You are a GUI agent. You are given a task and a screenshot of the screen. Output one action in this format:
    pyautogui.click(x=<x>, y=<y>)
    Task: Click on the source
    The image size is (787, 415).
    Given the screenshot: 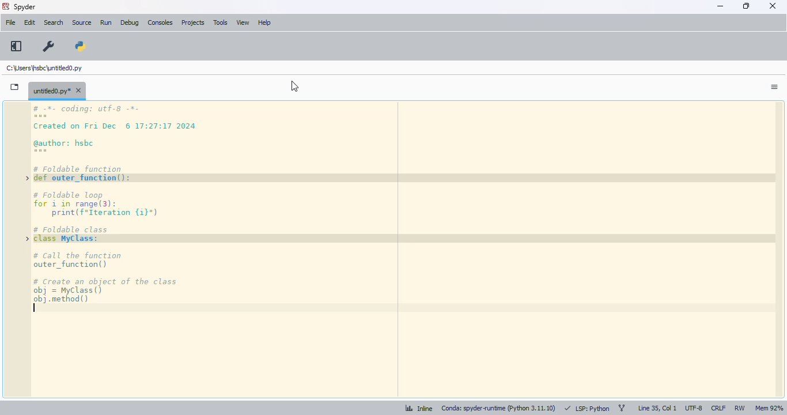 What is the action you would take?
    pyautogui.click(x=82, y=22)
    